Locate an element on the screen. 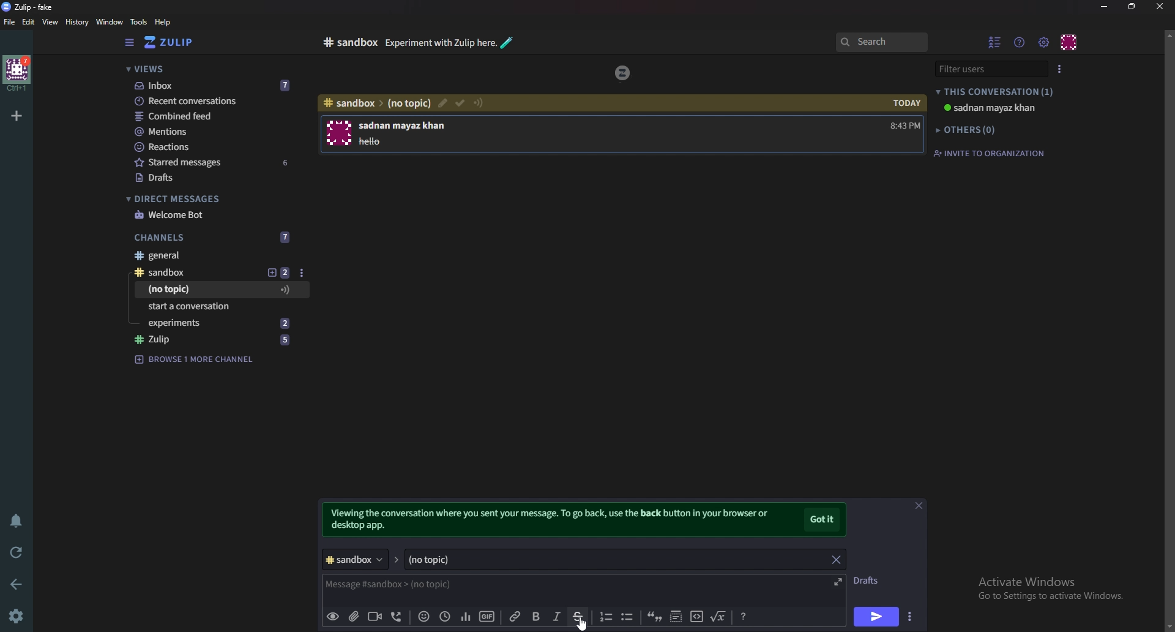  poll is located at coordinates (467, 617).